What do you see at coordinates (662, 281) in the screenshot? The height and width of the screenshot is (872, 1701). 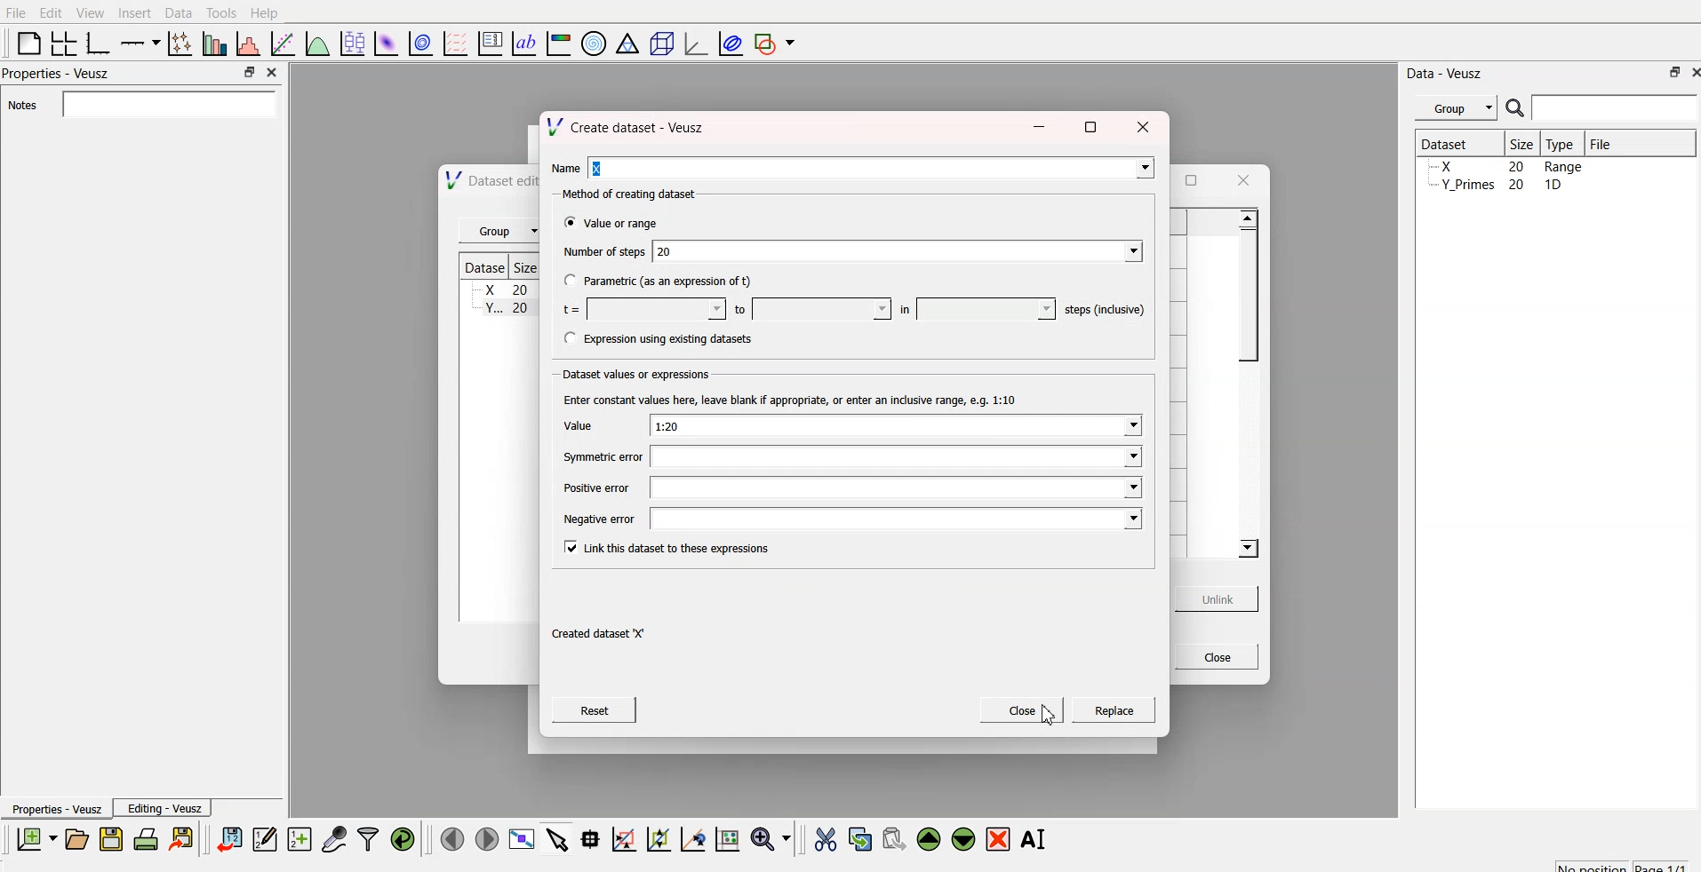 I see `("Parametric (as an expression of t)` at bounding box center [662, 281].